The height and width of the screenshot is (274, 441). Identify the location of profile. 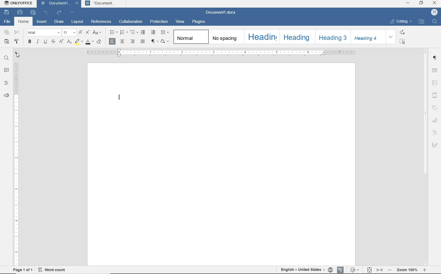
(434, 13).